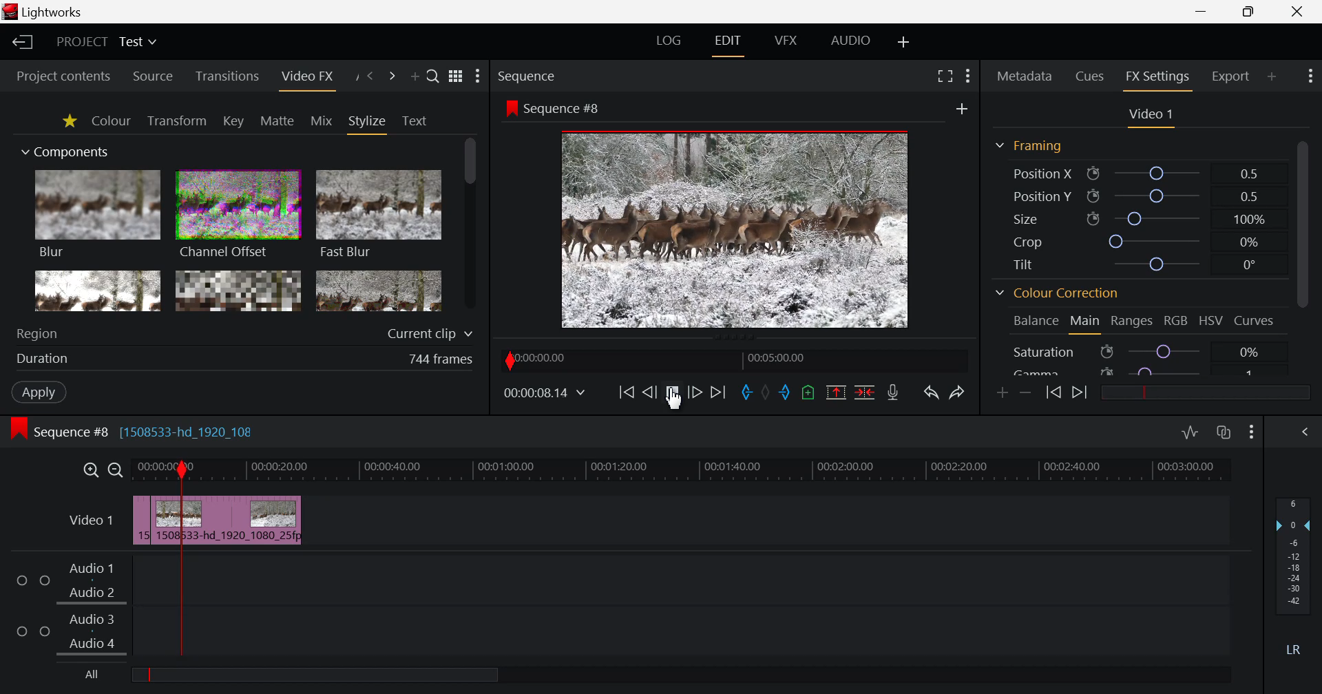 The width and height of the screenshot is (1322, 694). Describe the element at coordinates (735, 228) in the screenshot. I see `Preview at First Cut` at that location.